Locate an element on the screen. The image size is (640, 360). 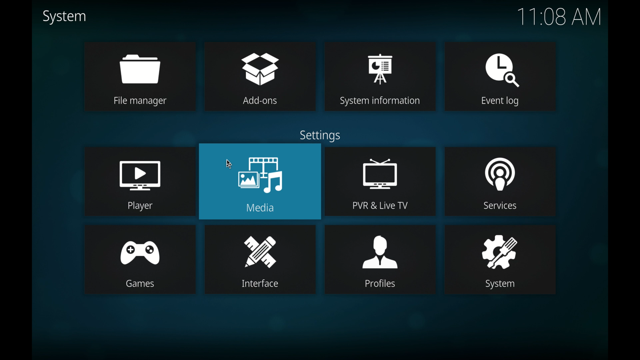
event log is located at coordinates (502, 76).